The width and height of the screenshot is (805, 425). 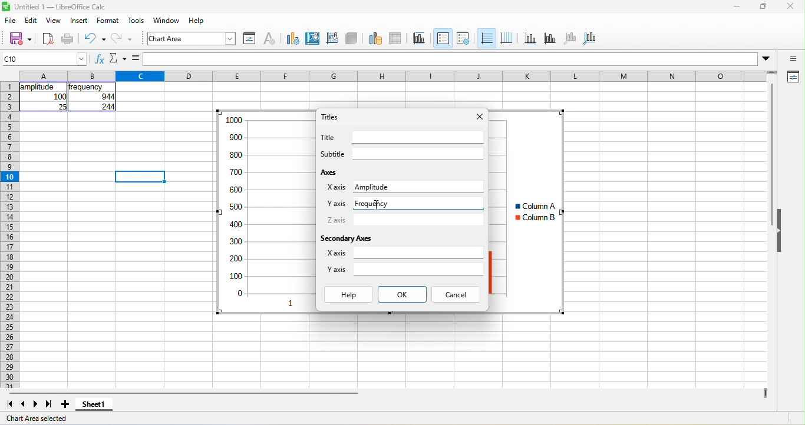 What do you see at coordinates (79, 20) in the screenshot?
I see `insert` at bounding box center [79, 20].